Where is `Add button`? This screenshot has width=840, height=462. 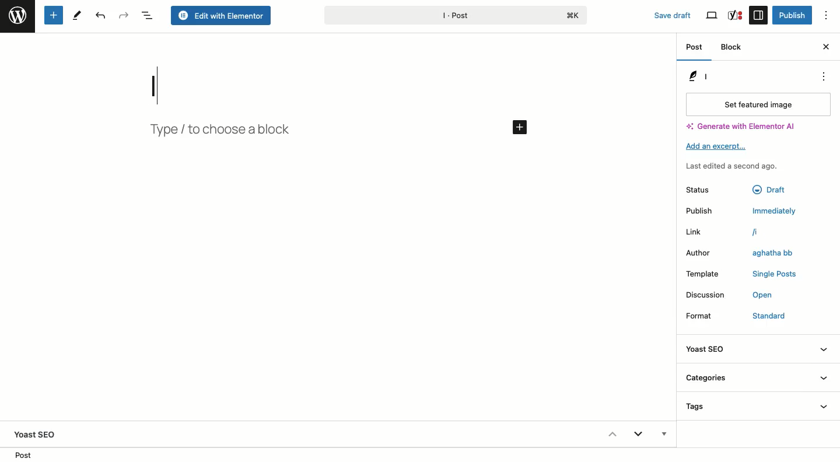 Add button is located at coordinates (519, 127).